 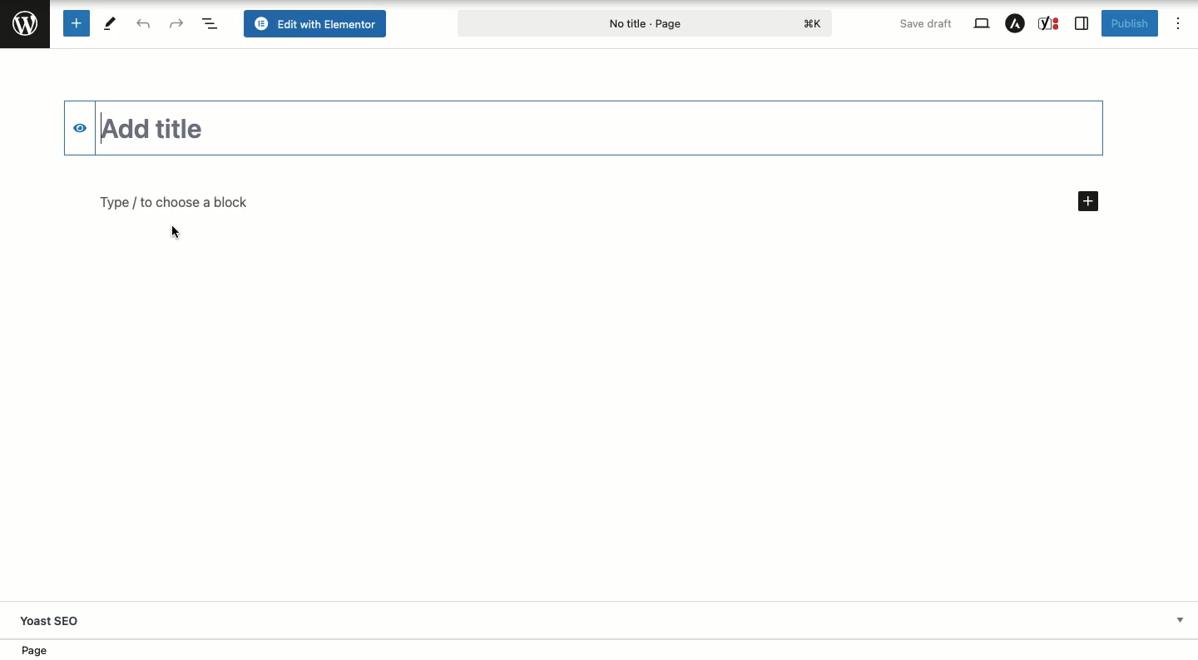 What do you see at coordinates (1049, 23) in the screenshot?
I see `Yoast` at bounding box center [1049, 23].